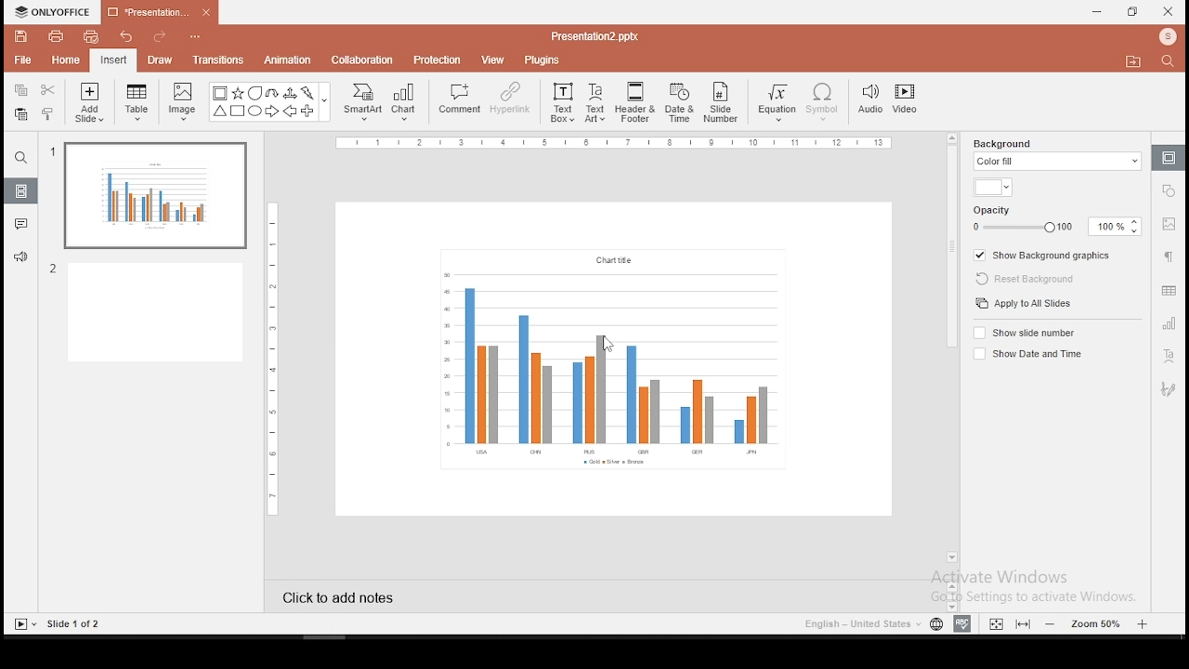  What do you see at coordinates (961, 624) in the screenshot?
I see `icon buttons` at bounding box center [961, 624].